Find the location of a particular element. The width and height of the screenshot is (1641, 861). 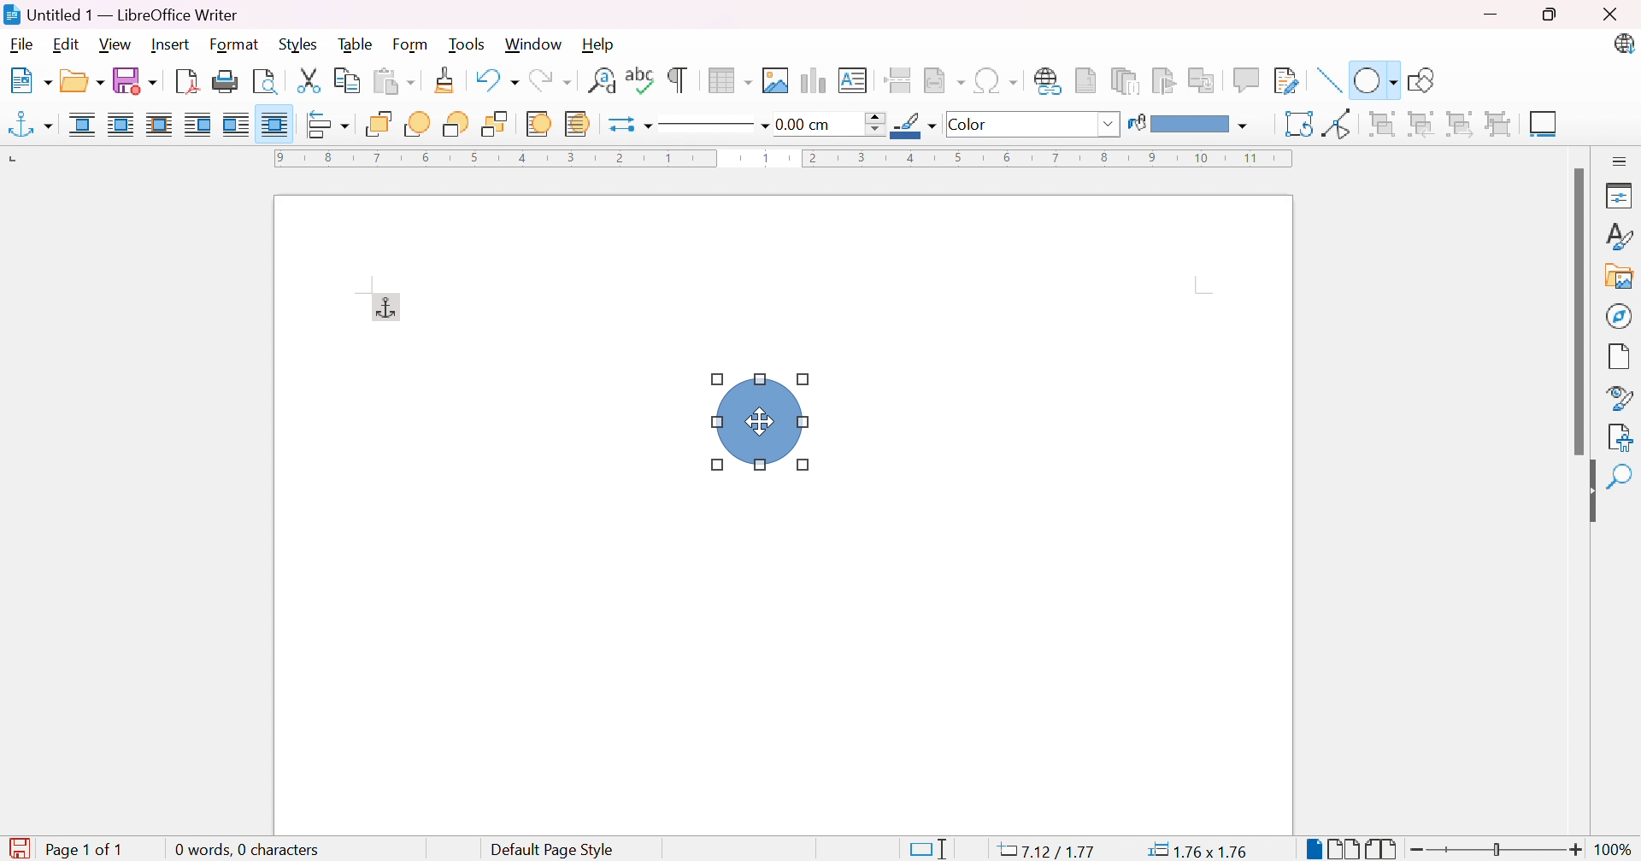

Help is located at coordinates (599, 44).